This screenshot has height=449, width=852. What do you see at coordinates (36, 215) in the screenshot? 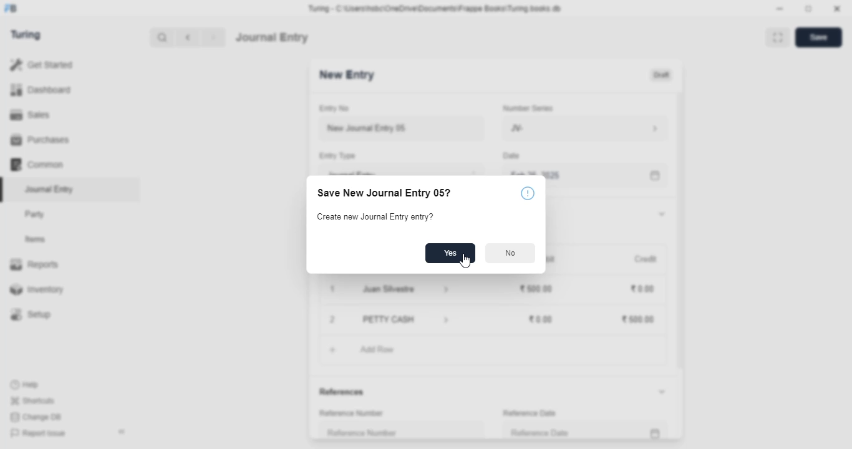
I see `party` at bounding box center [36, 215].